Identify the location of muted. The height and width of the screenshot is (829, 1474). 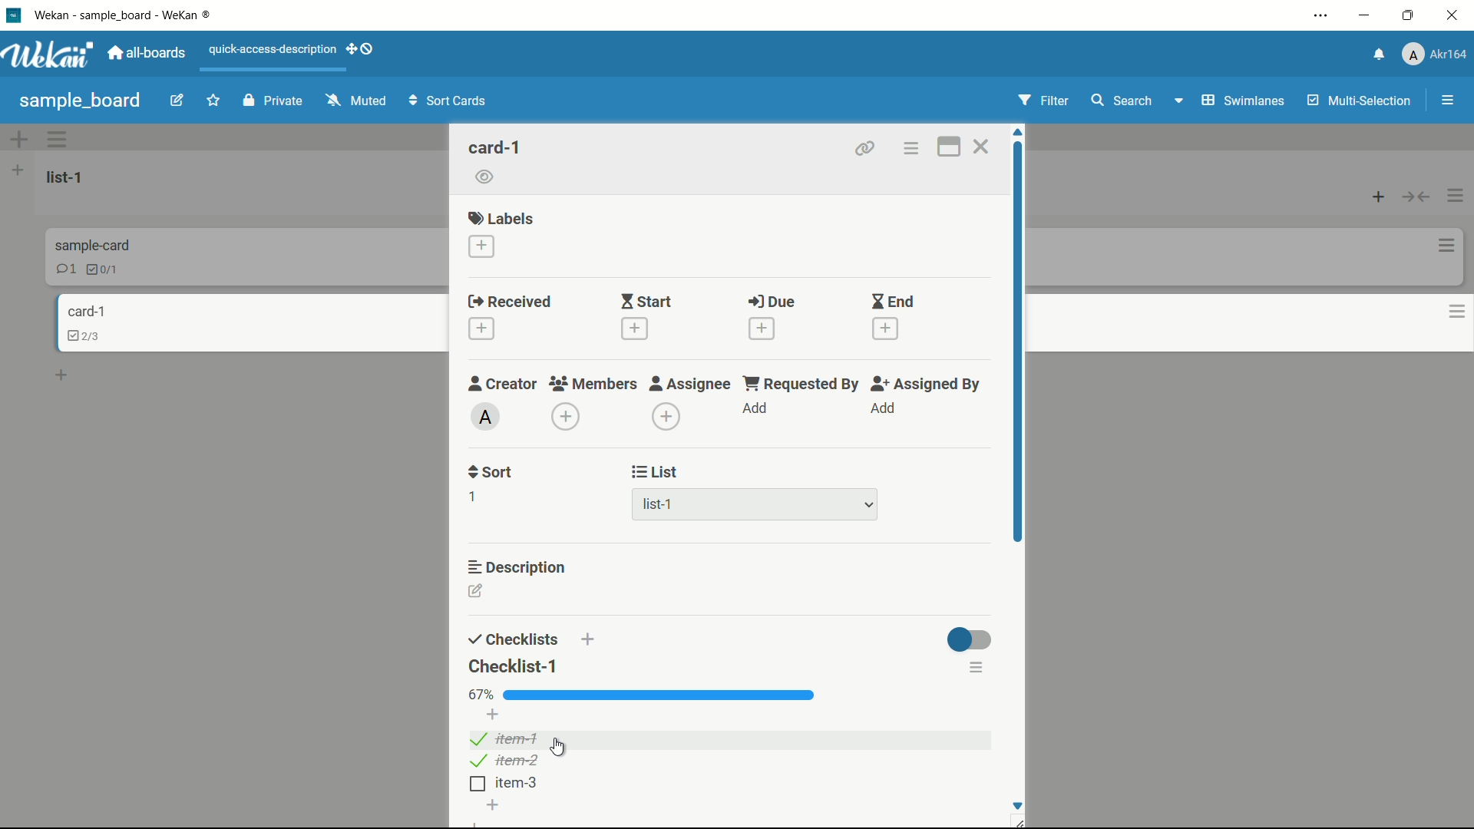
(358, 100).